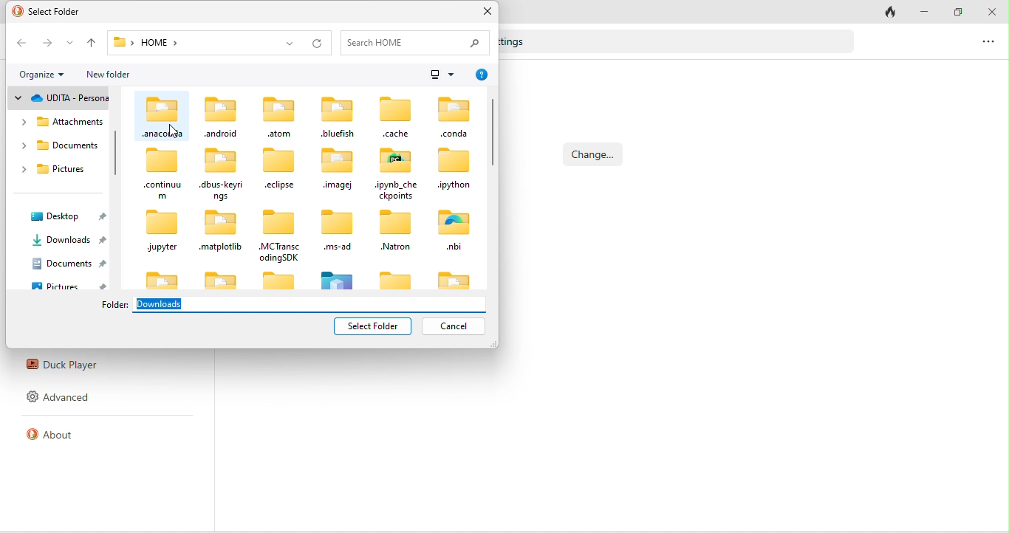 The image size is (1009, 533). What do you see at coordinates (452, 326) in the screenshot?
I see `cancel` at bounding box center [452, 326].